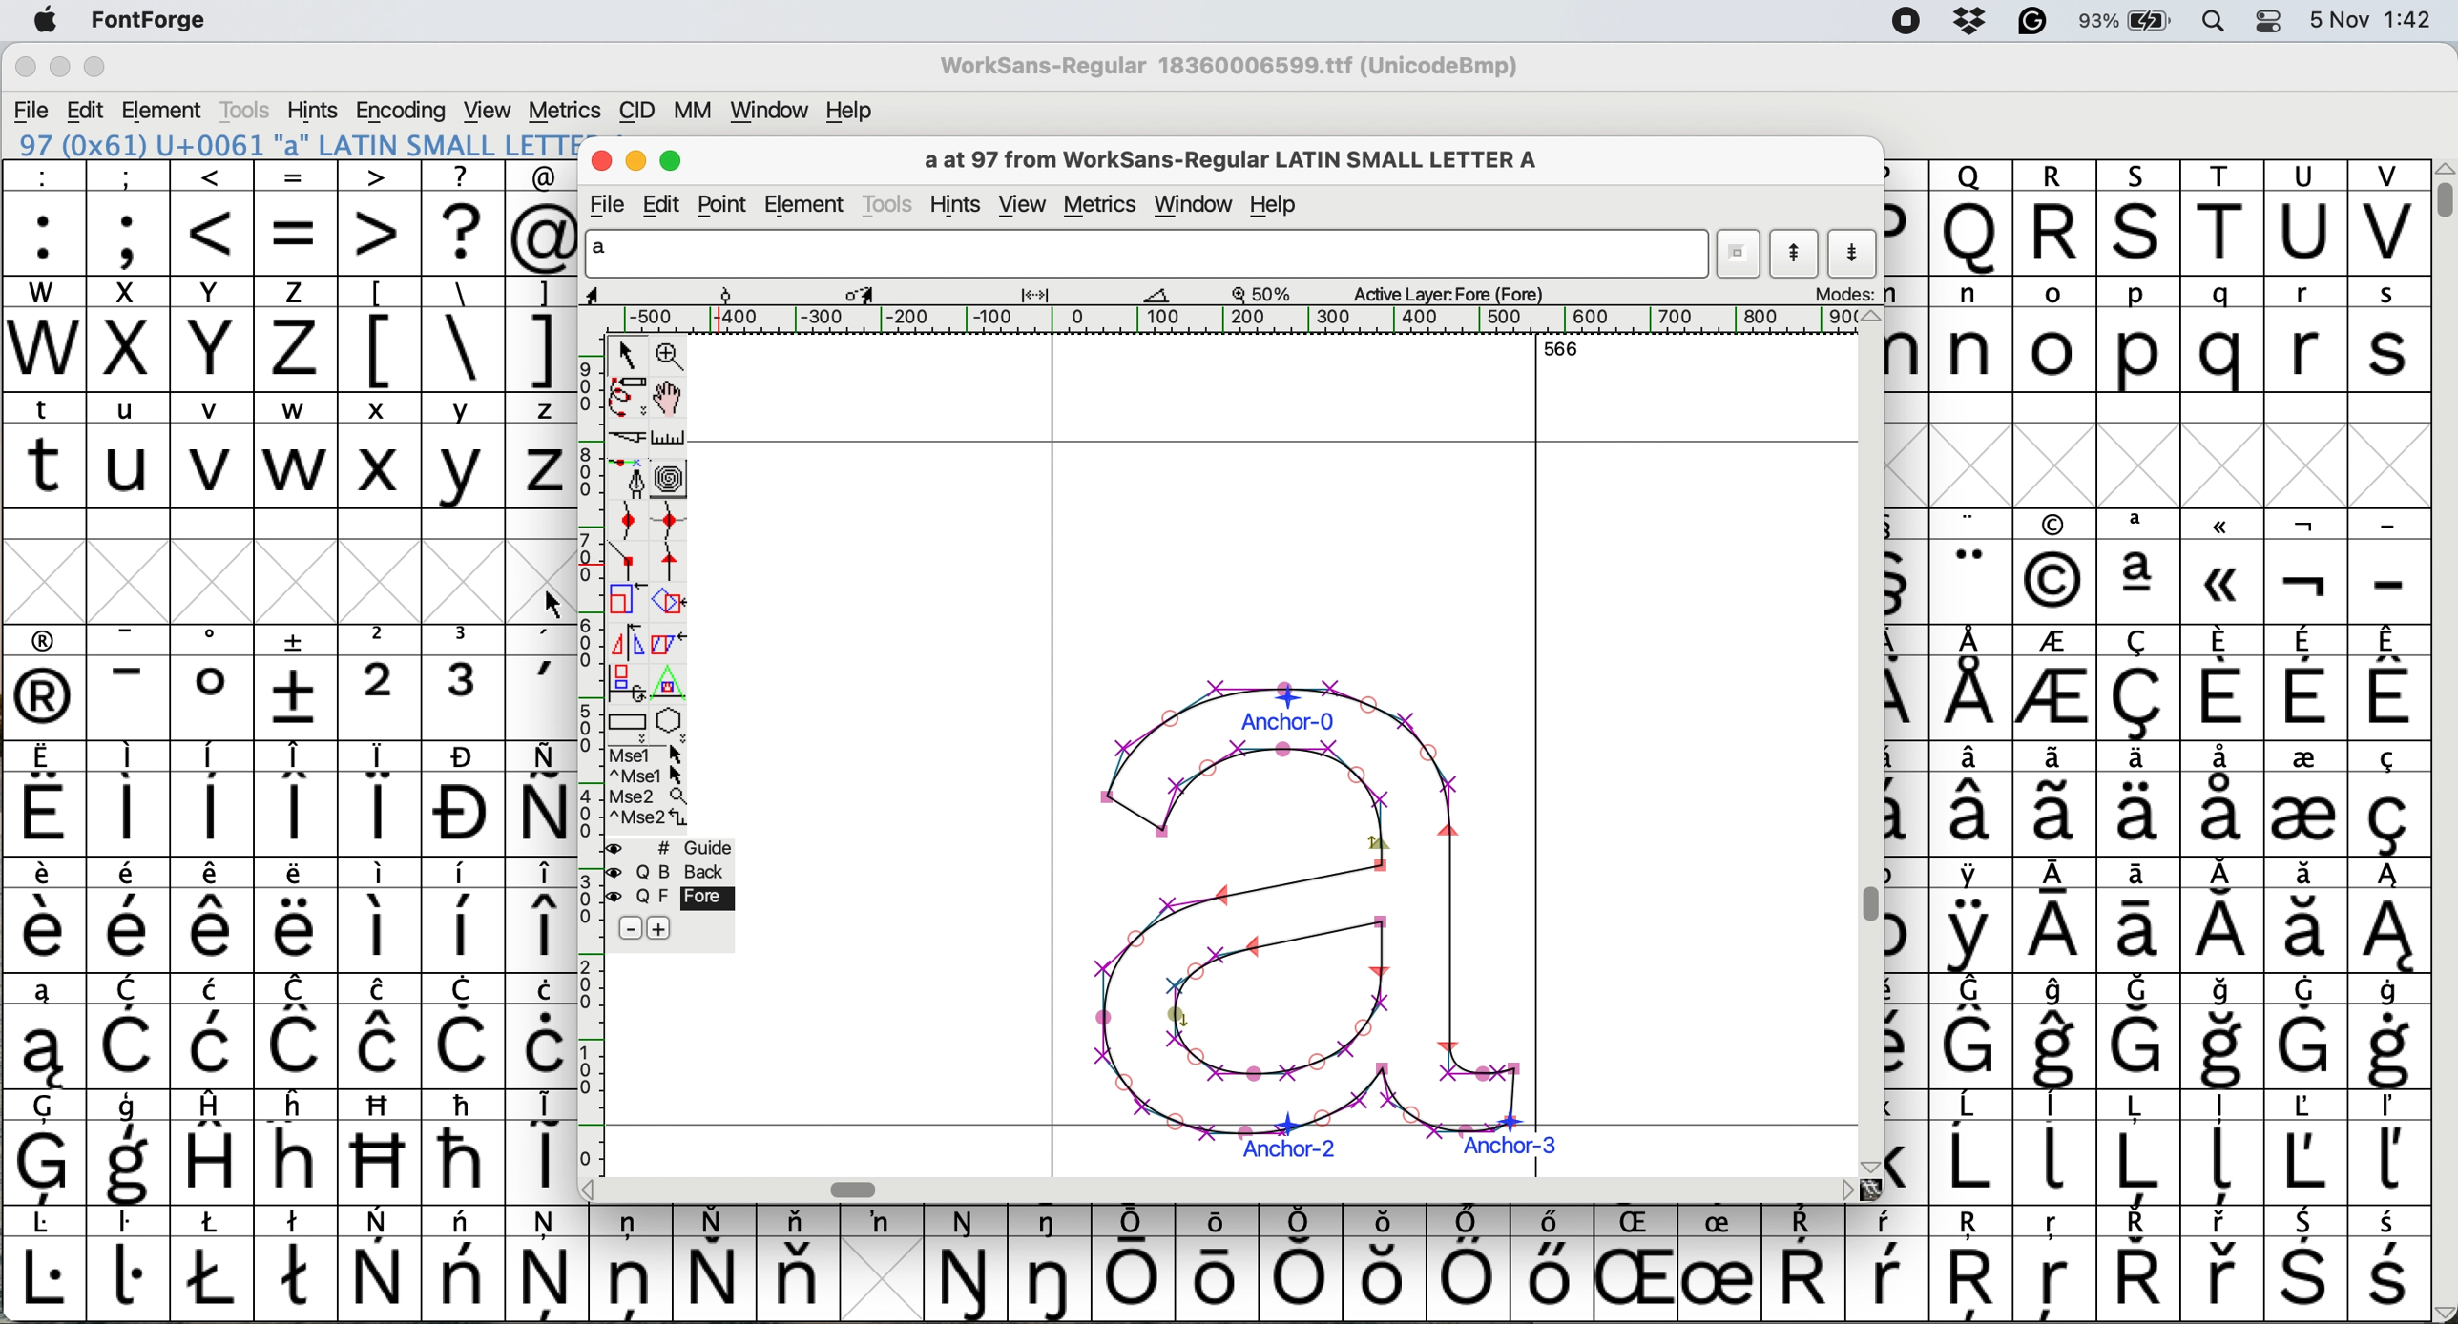  I want to click on symbol, so click(2303, 1147).